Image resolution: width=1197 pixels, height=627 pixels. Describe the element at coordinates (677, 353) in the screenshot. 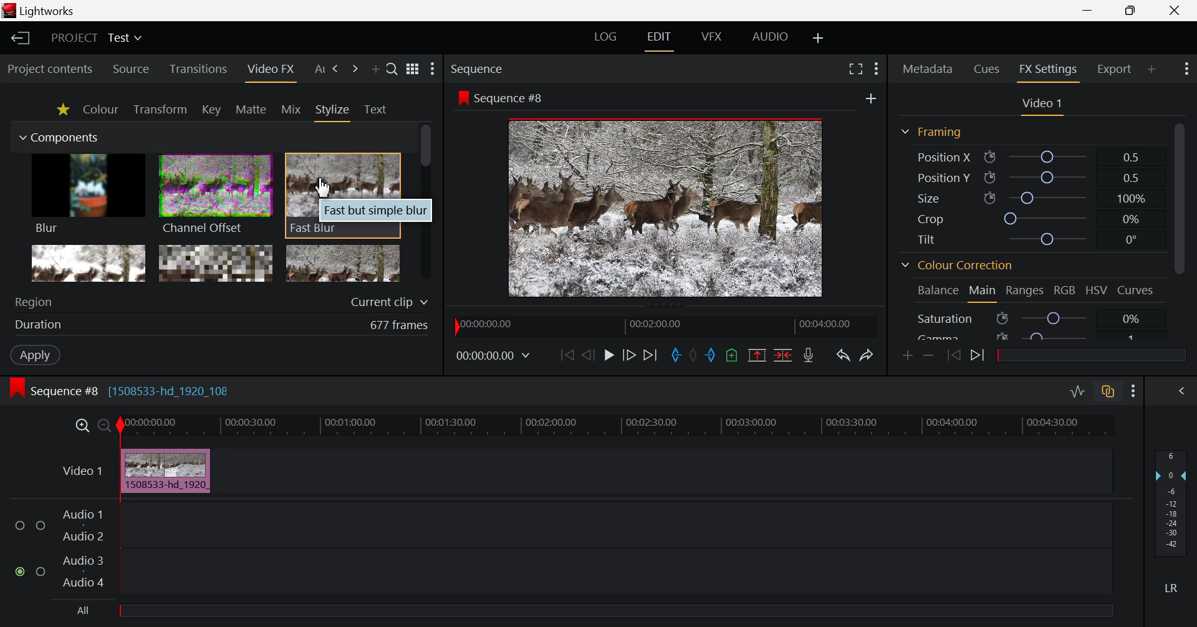

I see `Mark In` at that location.